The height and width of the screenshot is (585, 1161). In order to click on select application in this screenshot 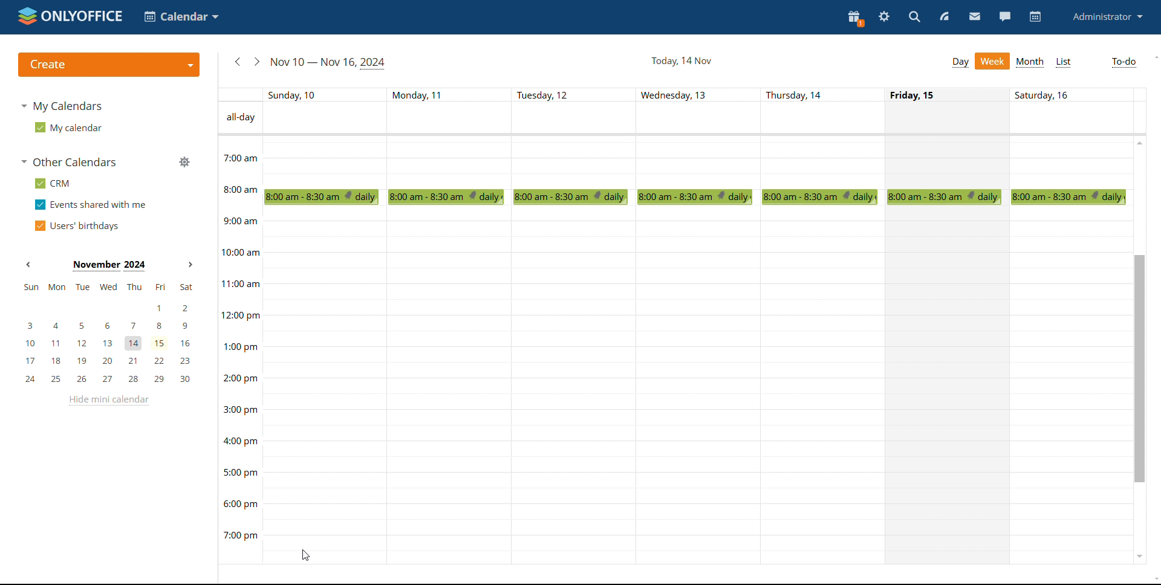, I will do `click(181, 17)`.